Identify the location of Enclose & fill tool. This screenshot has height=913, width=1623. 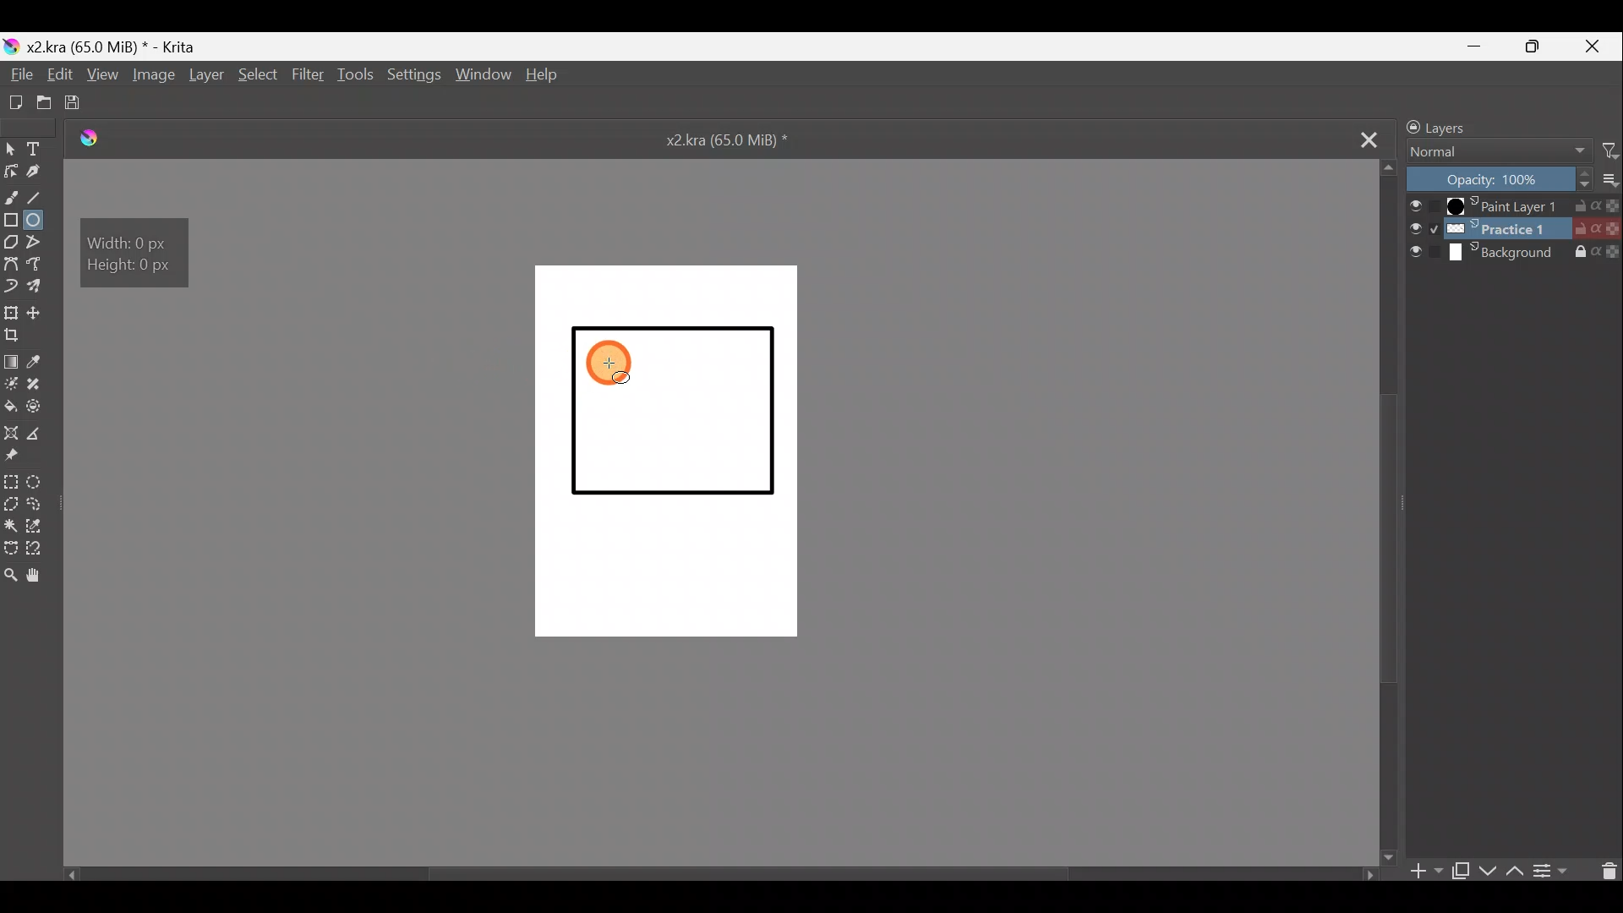
(38, 407).